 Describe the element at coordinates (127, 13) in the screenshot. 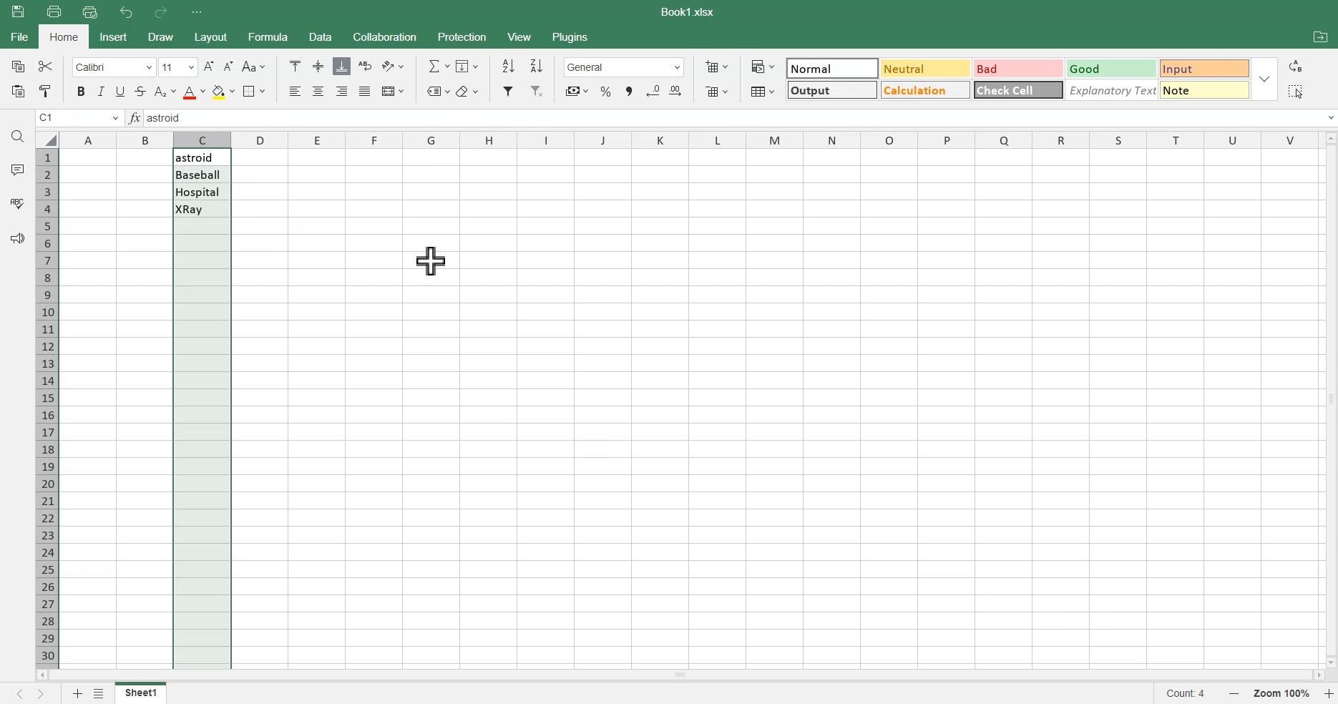

I see `Undo` at that location.